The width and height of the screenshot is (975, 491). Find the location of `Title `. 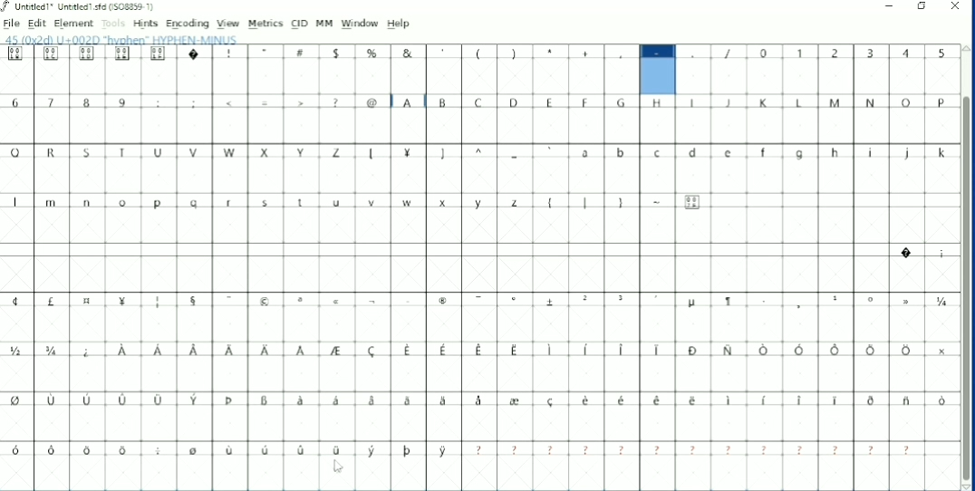

Title  is located at coordinates (81, 7).